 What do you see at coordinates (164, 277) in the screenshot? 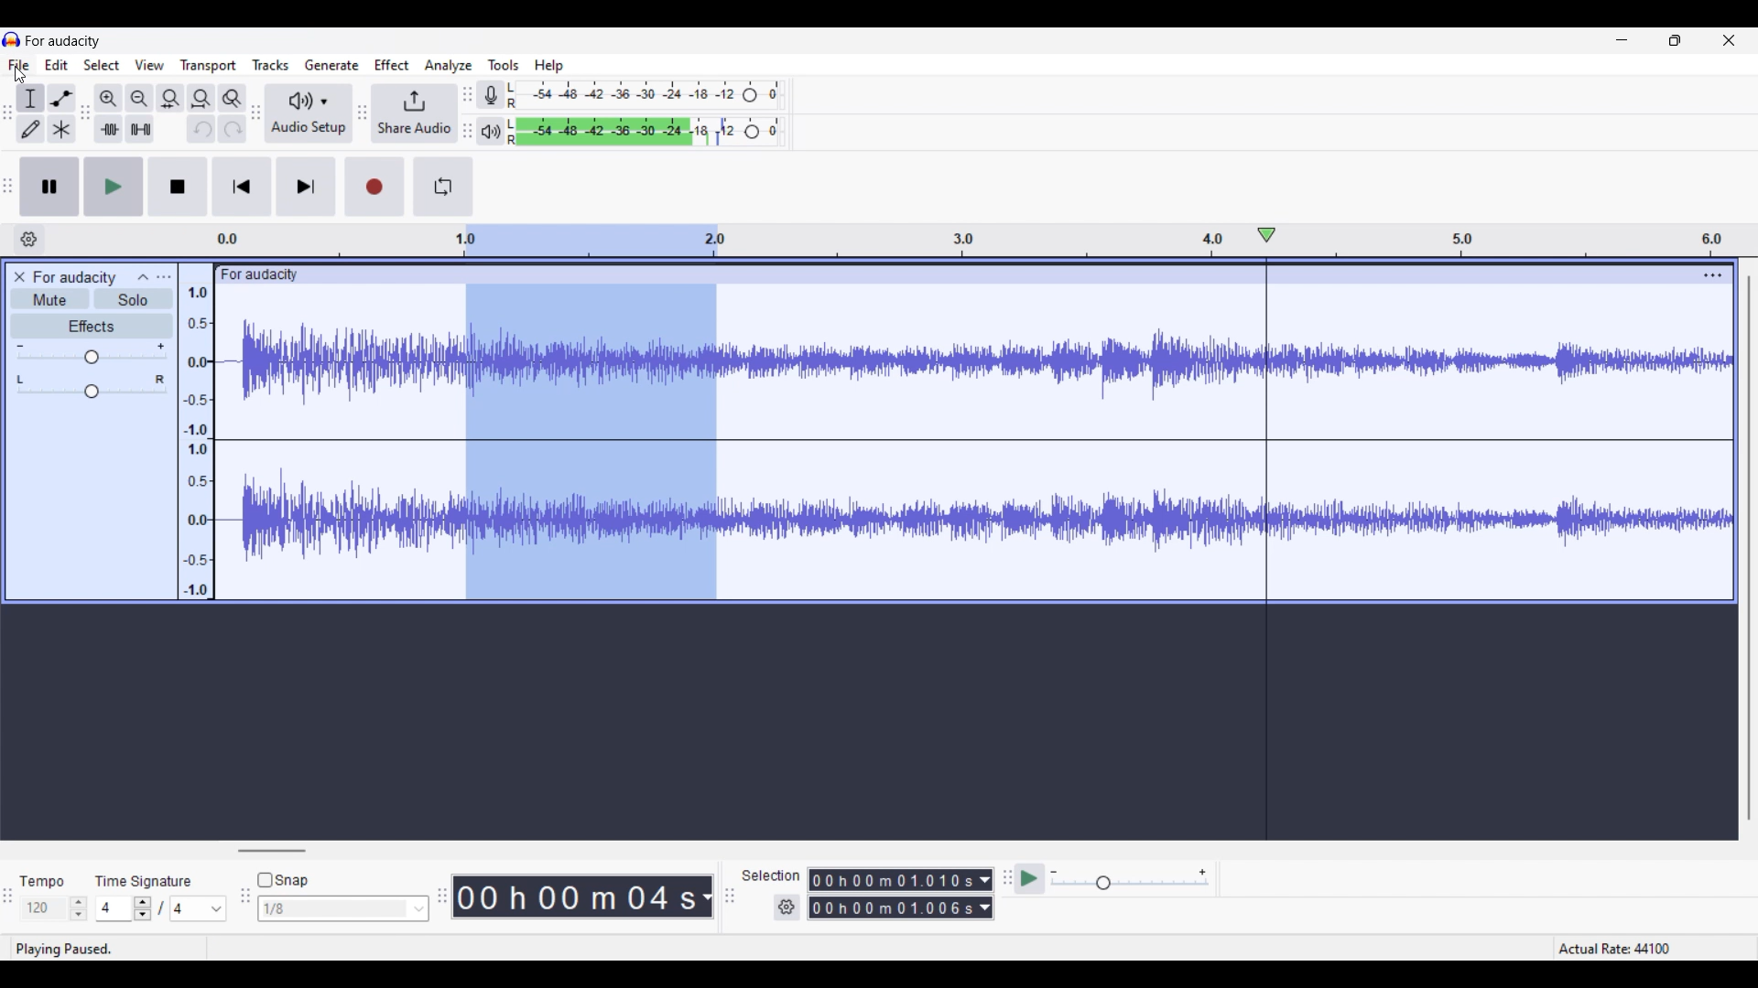
I see `Open menu` at bounding box center [164, 277].